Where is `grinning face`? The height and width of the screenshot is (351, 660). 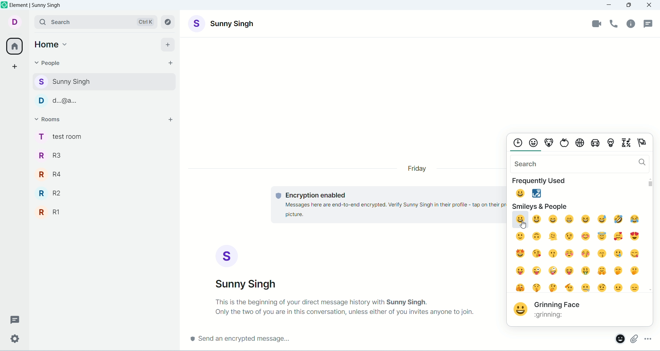 grinning face is located at coordinates (565, 310).